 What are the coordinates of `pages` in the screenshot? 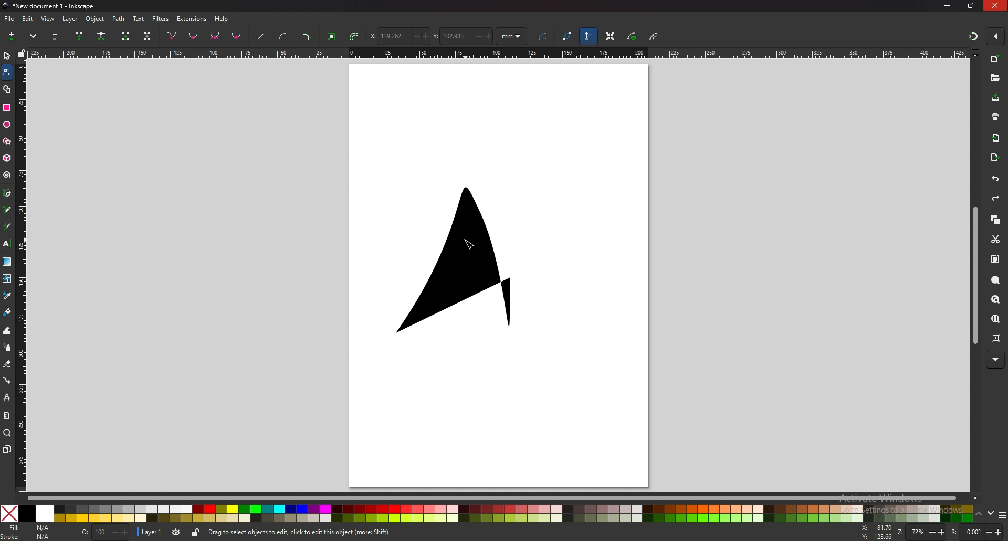 It's located at (7, 450).